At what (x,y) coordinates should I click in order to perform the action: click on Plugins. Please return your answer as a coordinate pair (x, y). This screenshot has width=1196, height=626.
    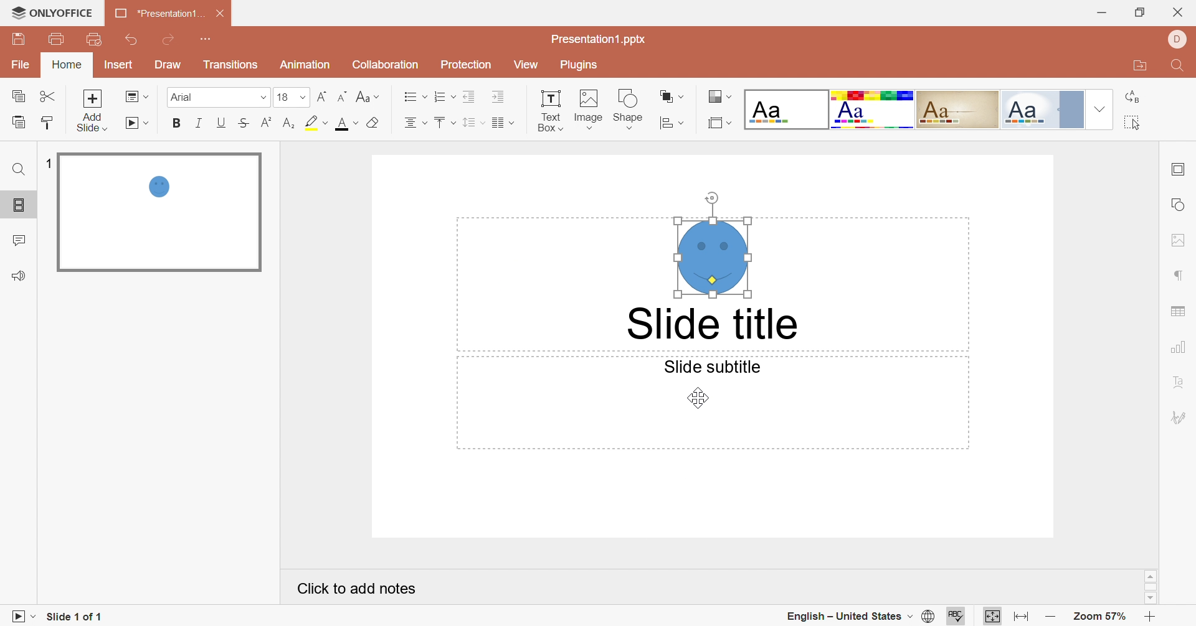
    Looking at the image, I should click on (576, 67).